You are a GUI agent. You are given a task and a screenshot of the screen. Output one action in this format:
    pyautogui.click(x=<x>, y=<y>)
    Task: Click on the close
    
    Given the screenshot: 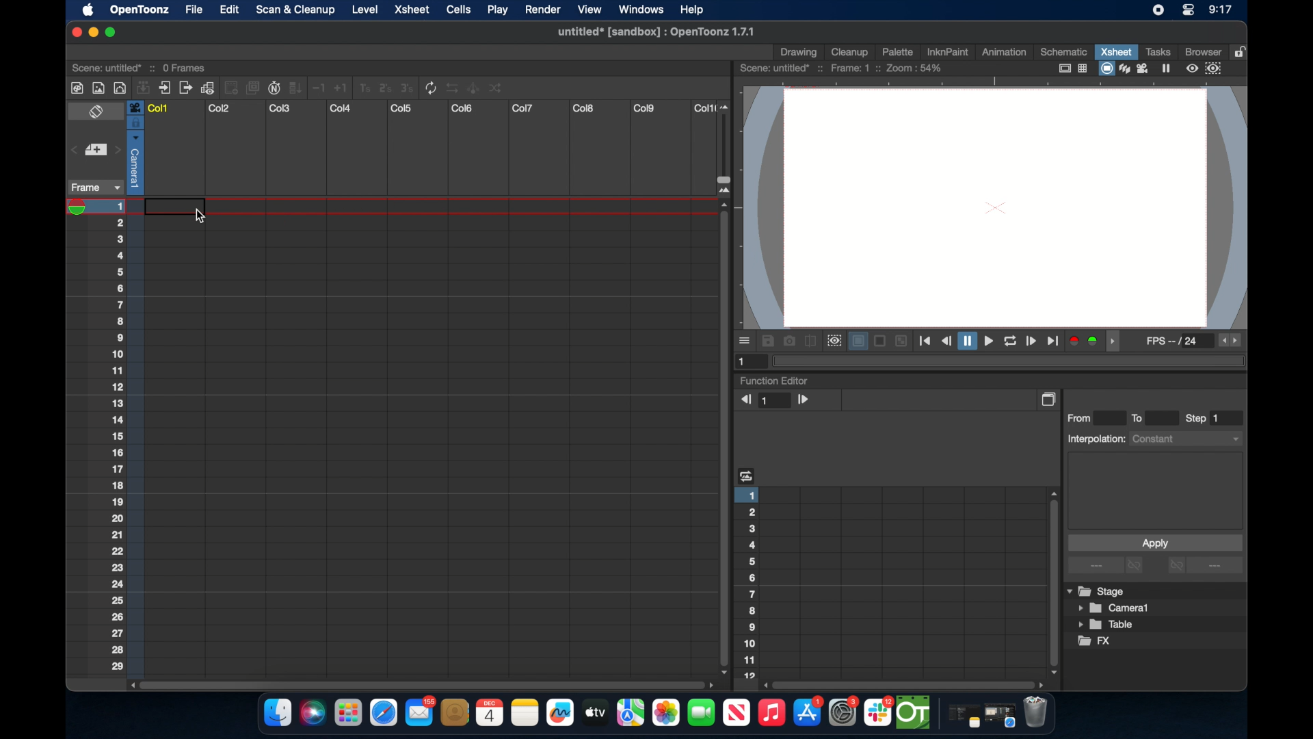 What is the action you would take?
    pyautogui.click(x=74, y=32)
    